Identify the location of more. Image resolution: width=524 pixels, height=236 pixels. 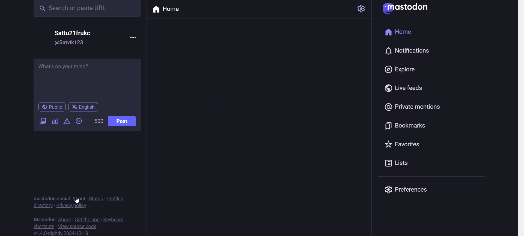
(134, 37).